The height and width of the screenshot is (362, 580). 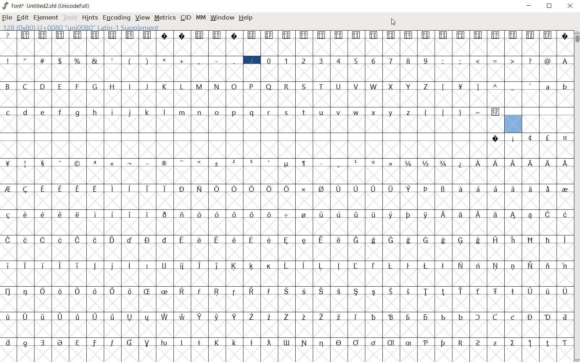 What do you see at coordinates (478, 61) in the screenshot?
I see `glyph` at bounding box center [478, 61].